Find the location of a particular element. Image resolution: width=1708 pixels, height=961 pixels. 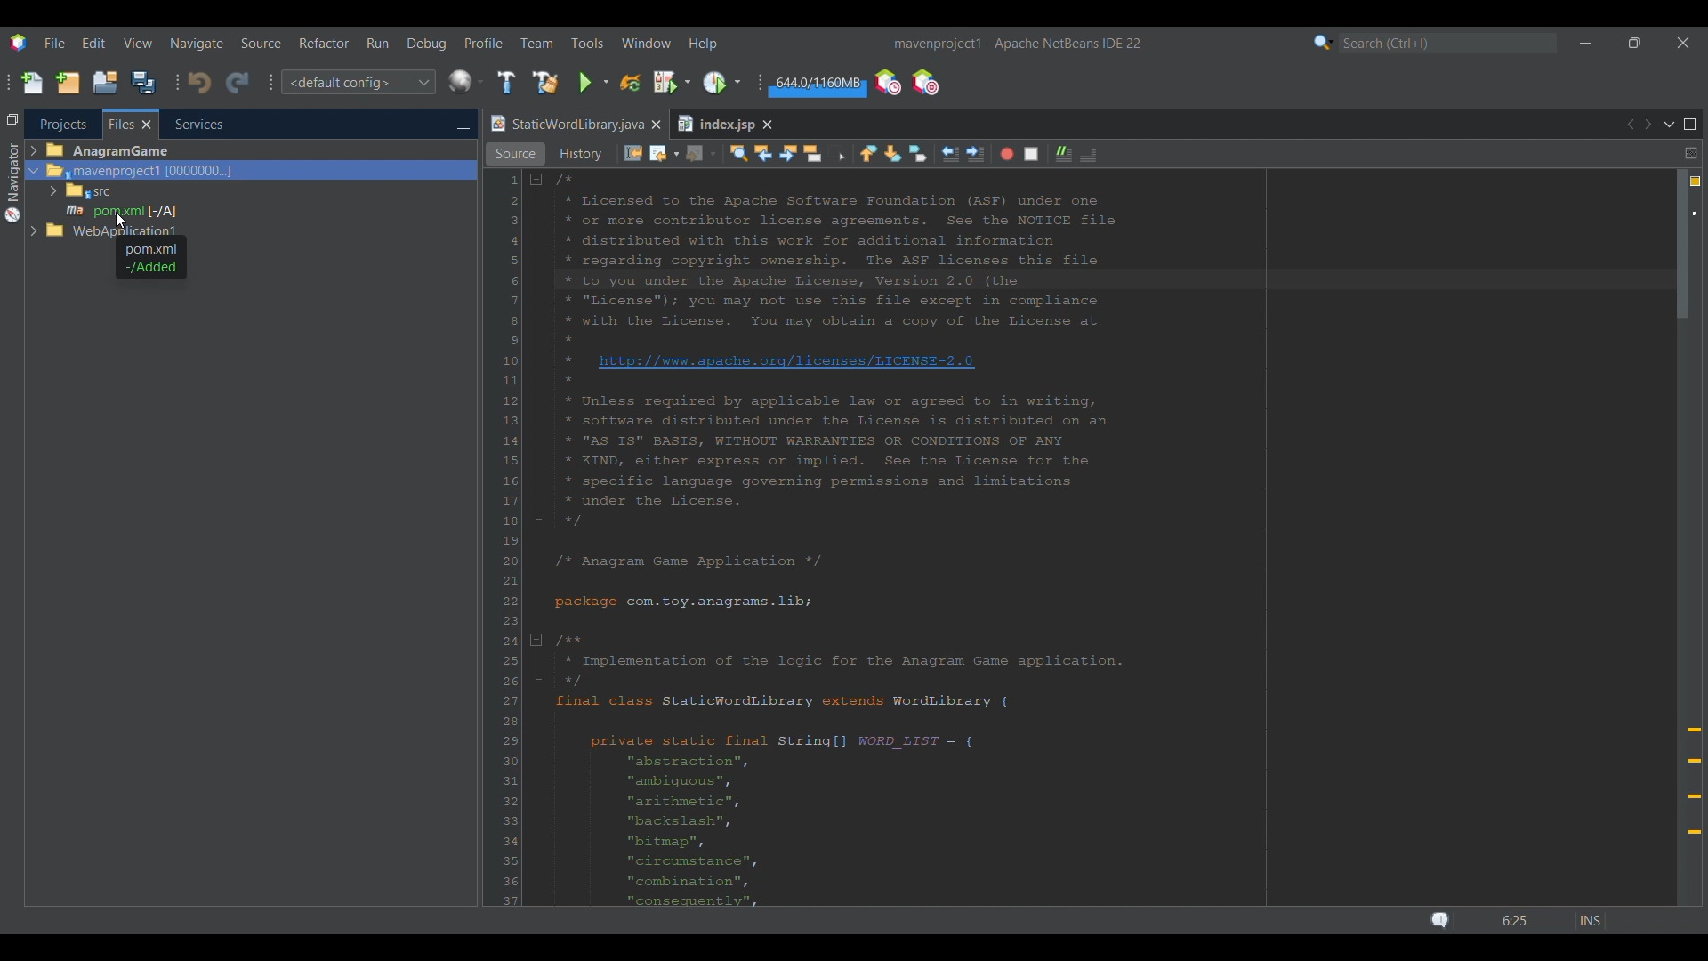

Project name added is located at coordinates (1017, 44).